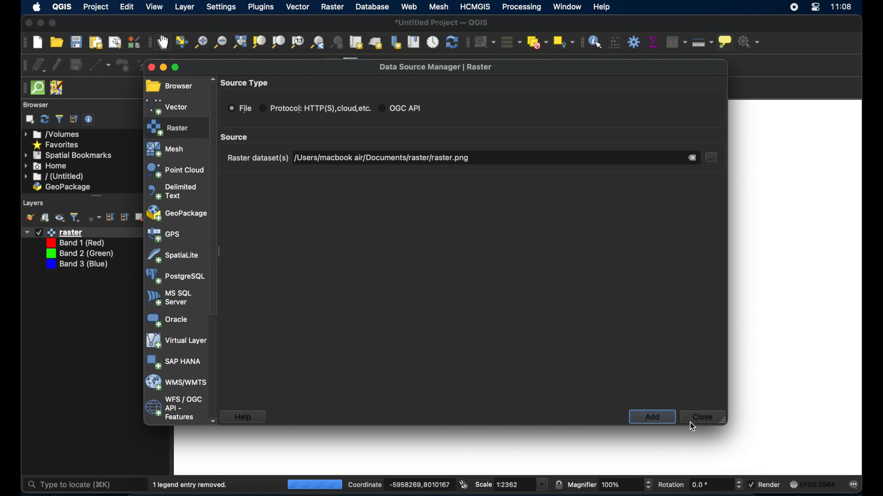  What do you see at coordinates (185, 8) in the screenshot?
I see `layer` at bounding box center [185, 8].